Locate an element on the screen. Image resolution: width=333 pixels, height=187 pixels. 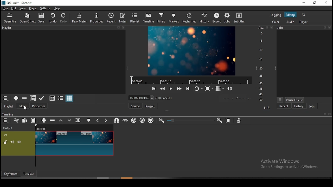
Jobs is located at coordinates (304, 28).